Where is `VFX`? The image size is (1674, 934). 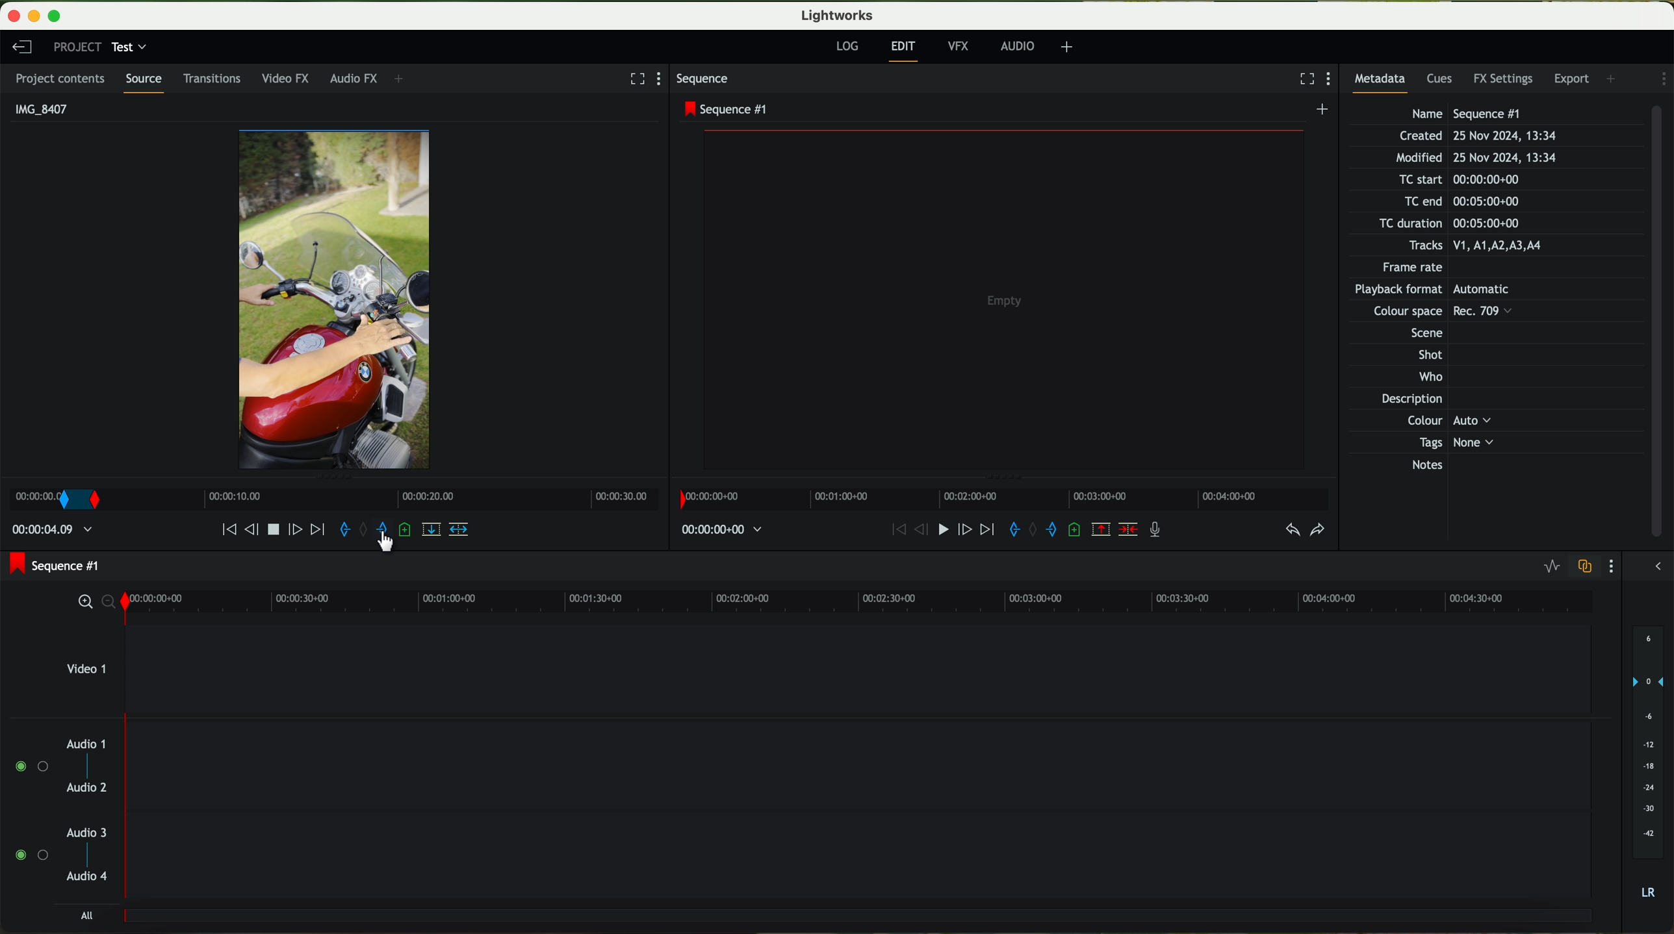
VFX is located at coordinates (961, 48).